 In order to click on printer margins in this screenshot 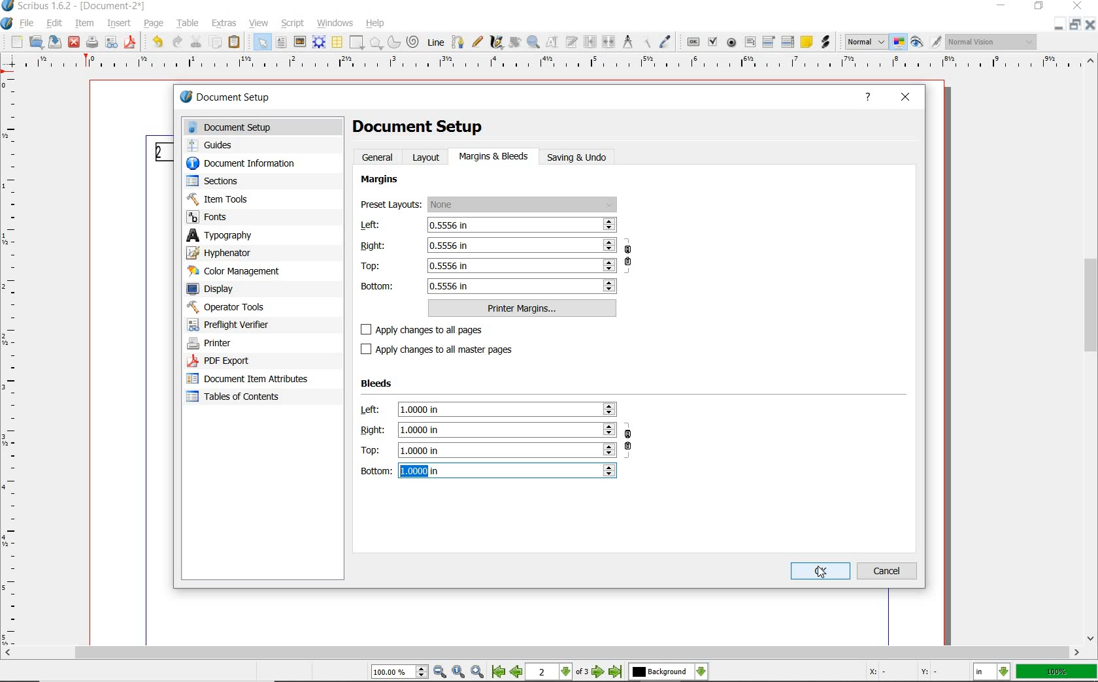, I will do `click(523, 308)`.